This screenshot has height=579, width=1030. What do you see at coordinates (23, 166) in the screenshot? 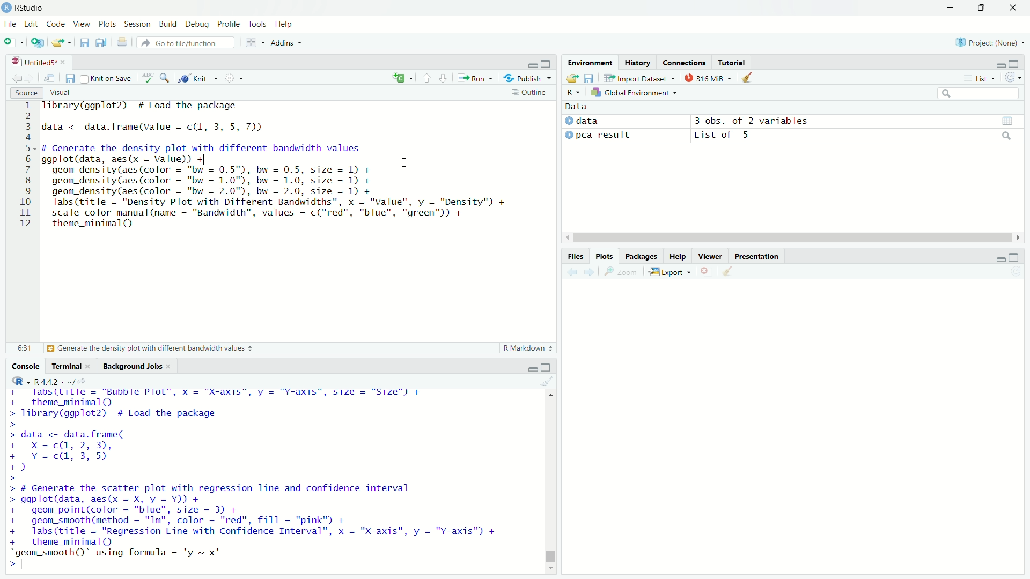
I see `Line numbers` at bounding box center [23, 166].